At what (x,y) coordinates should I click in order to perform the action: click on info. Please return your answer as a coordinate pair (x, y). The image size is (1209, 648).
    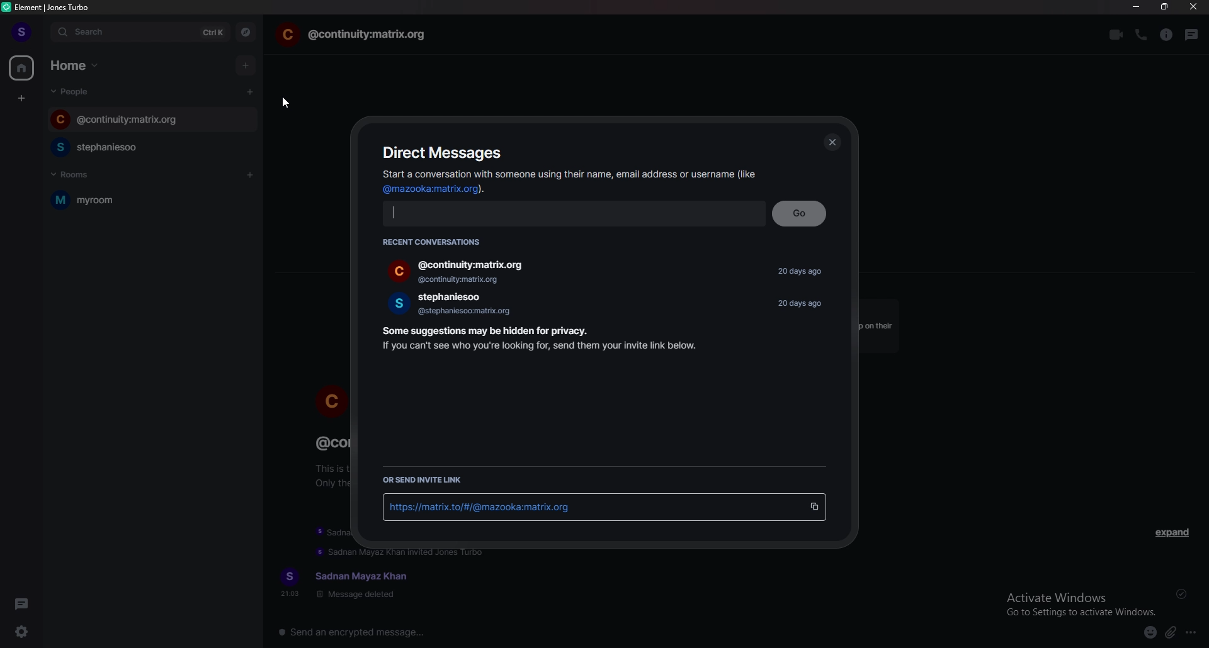
    Looking at the image, I should click on (569, 181).